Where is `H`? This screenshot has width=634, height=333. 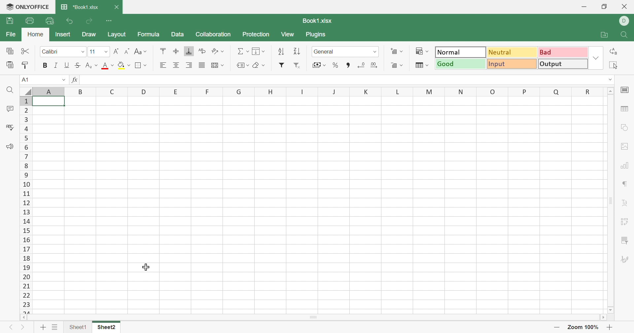 H is located at coordinates (270, 91).